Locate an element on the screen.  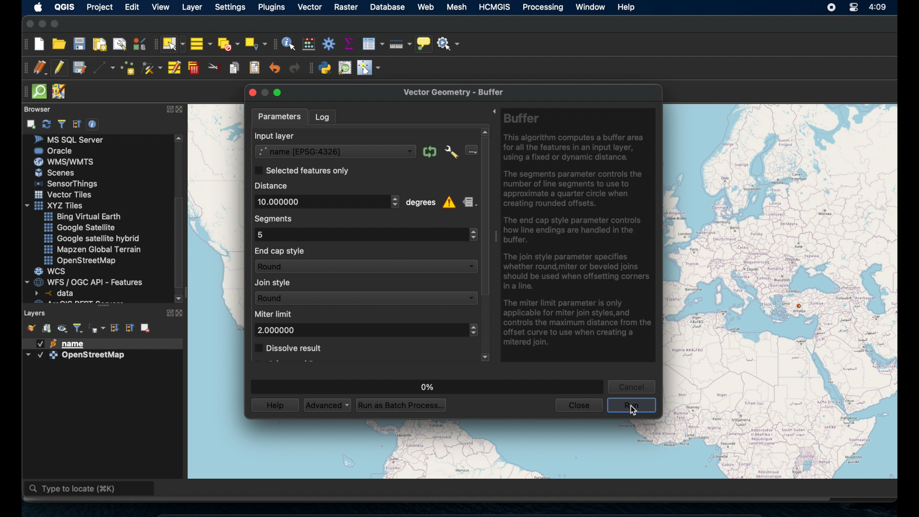
collapse all is located at coordinates (131, 327).